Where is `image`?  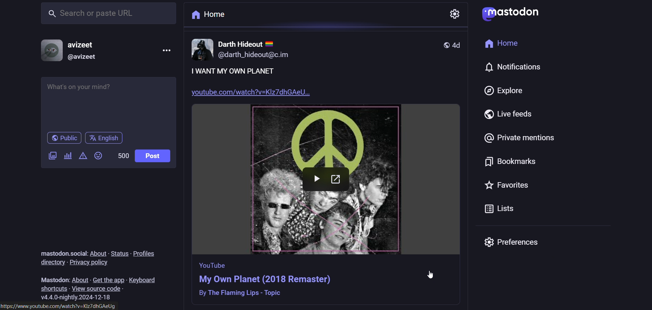 image is located at coordinates (199, 48).